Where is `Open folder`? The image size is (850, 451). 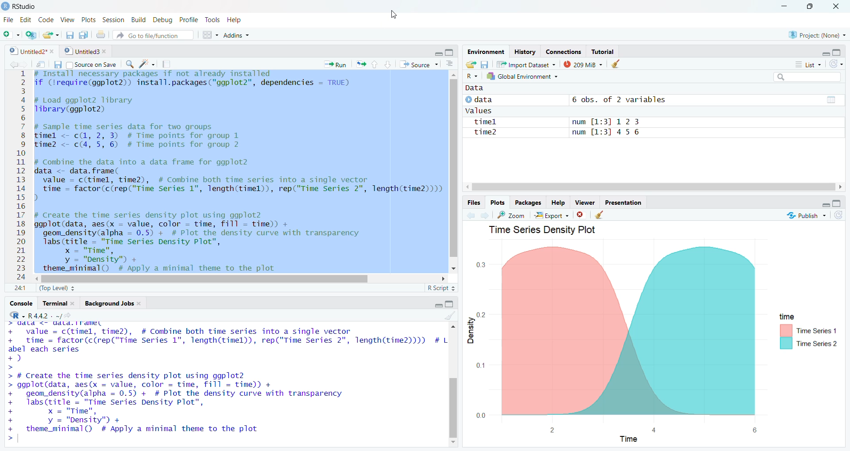 Open folder is located at coordinates (470, 65).